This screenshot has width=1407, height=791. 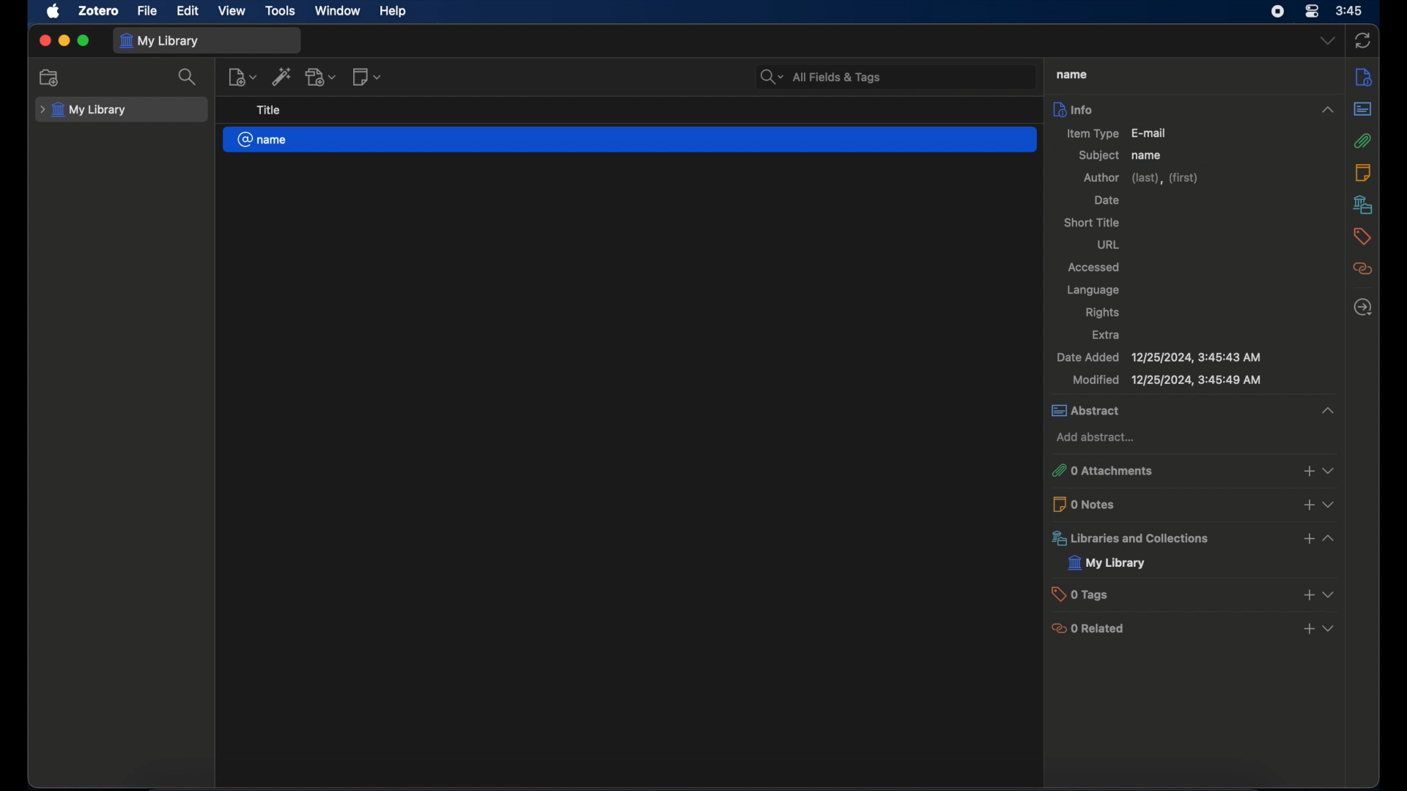 What do you see at coordinates (1195, 628) in the screenshot?
I see `0 related` at bounding box center [1195, 628].